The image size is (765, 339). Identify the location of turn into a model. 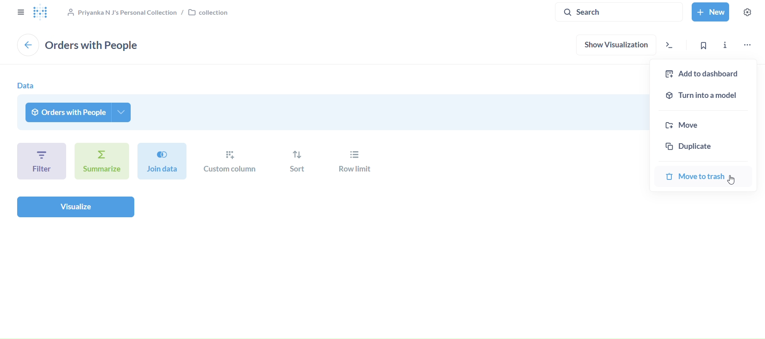
(703, 97).